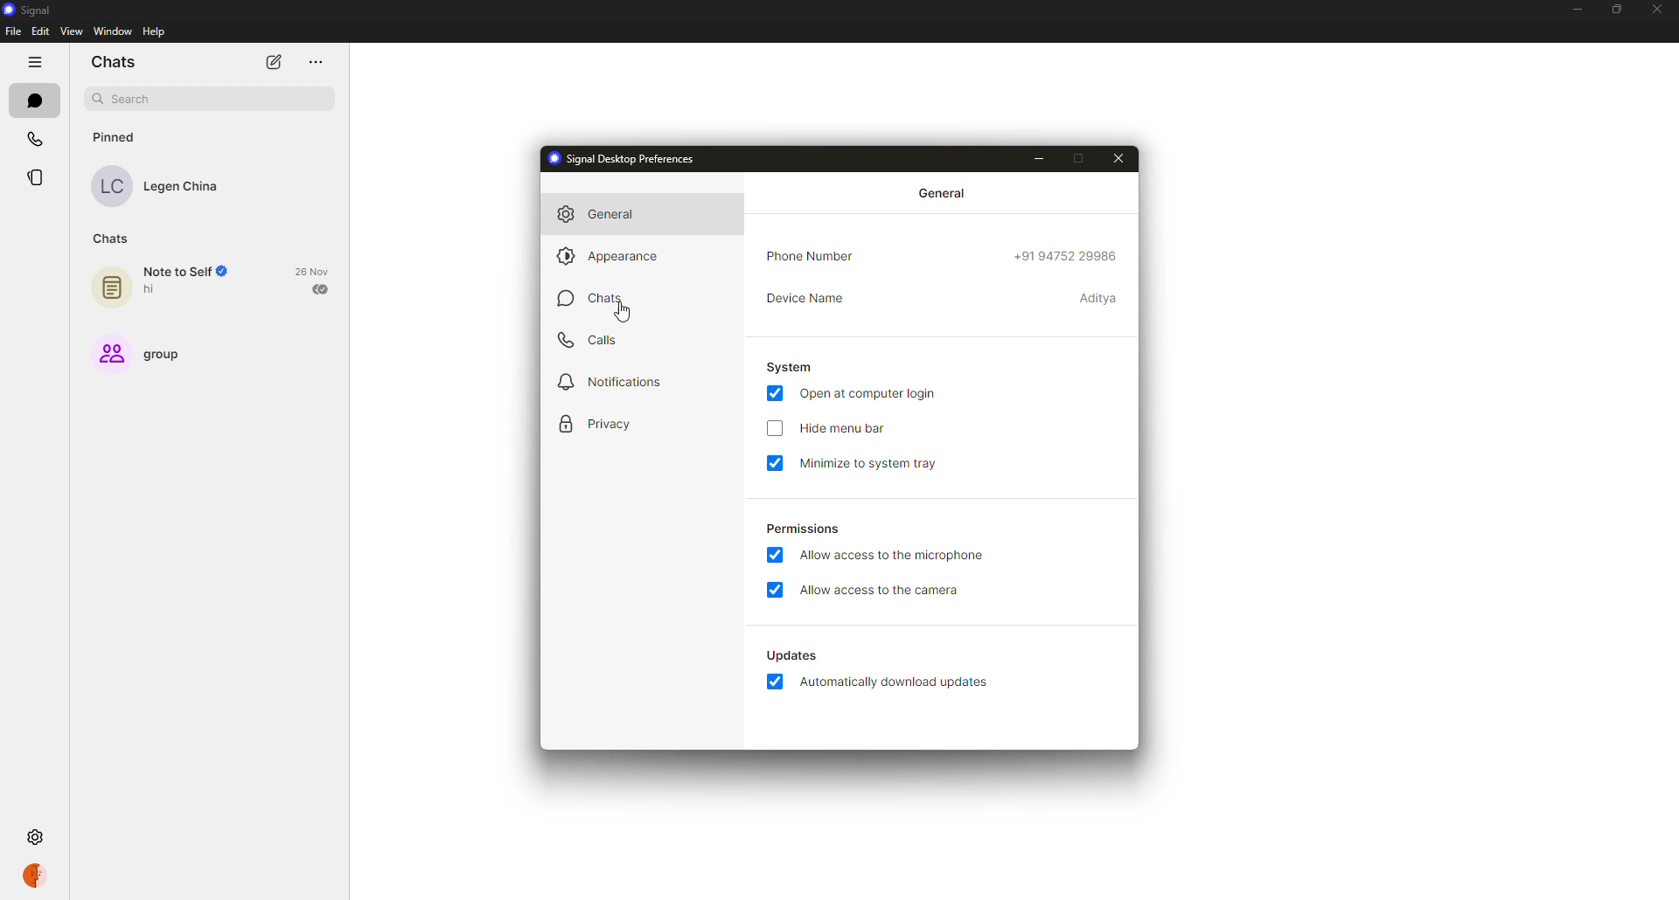  What do you see at coordinates (321, 289) in the screenshot?
I see `sent` at bounding box center [321, 289].